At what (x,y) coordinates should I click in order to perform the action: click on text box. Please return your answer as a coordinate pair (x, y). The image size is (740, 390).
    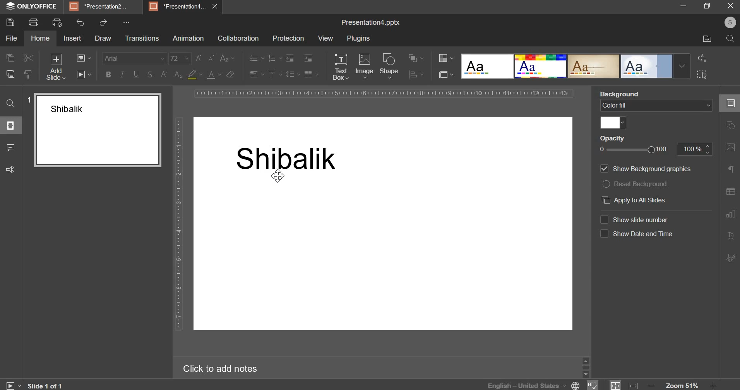
    Looking at the image, I should click on (341, 67).